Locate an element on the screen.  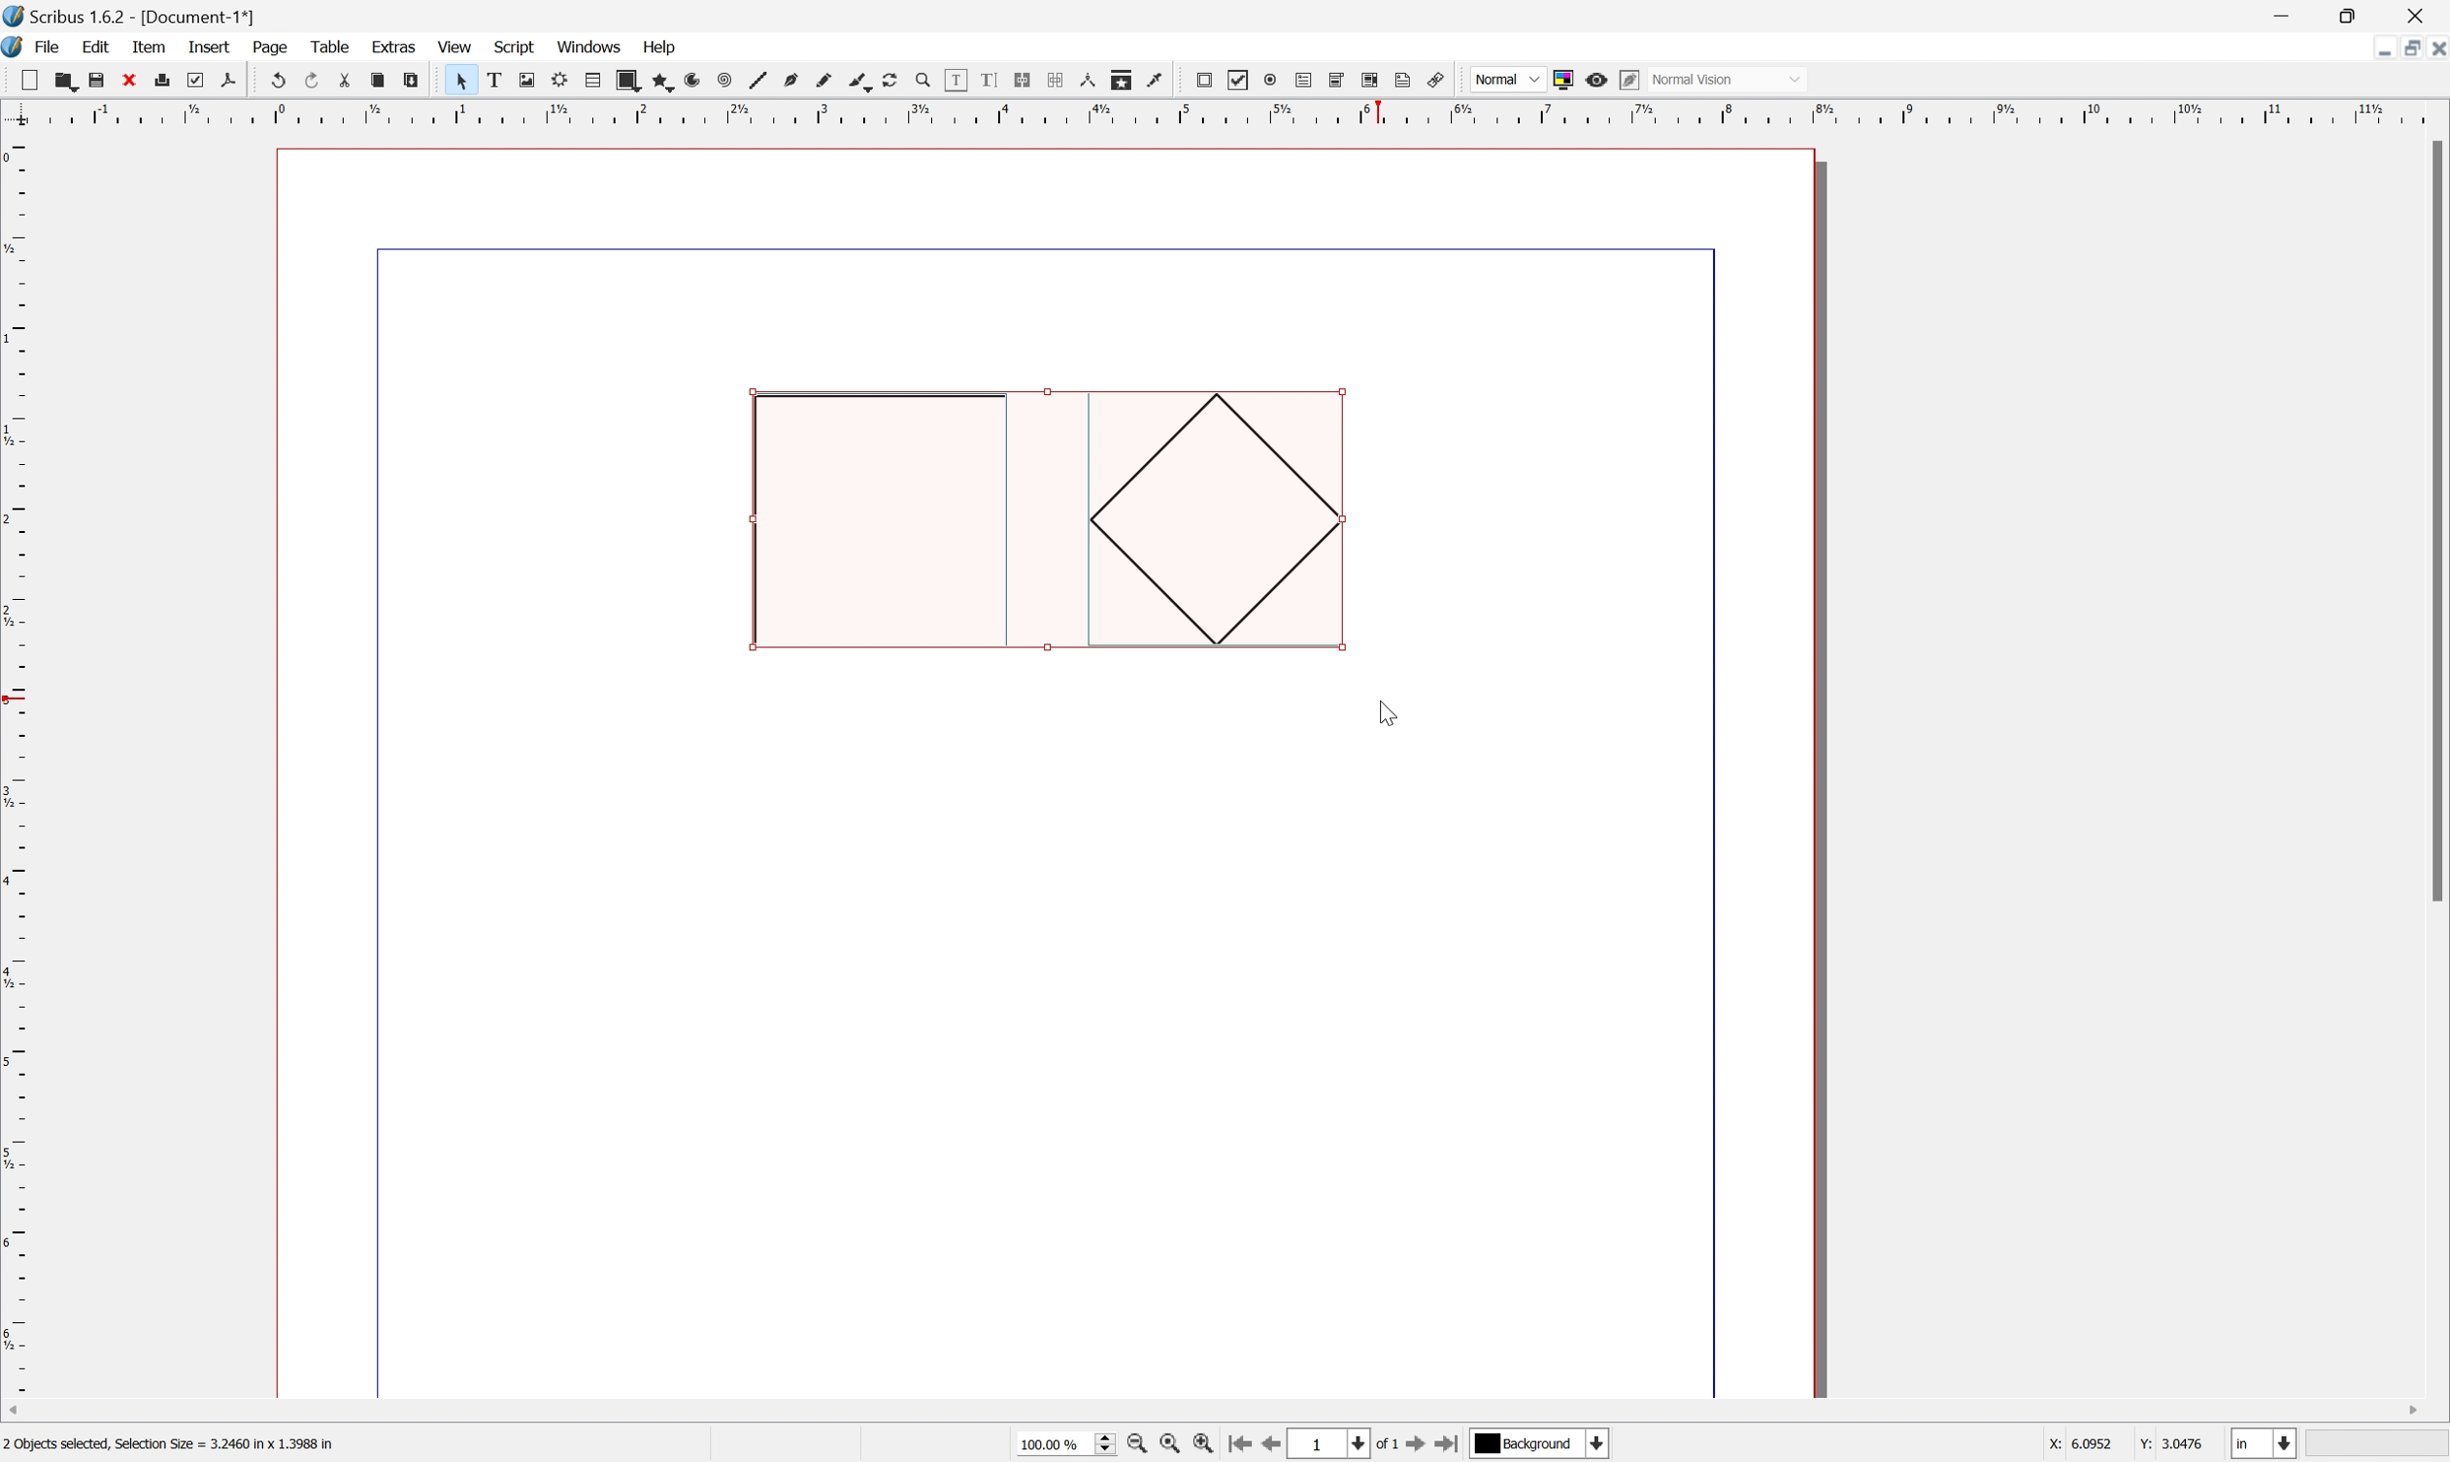
page is located at coordinates (273, 47).